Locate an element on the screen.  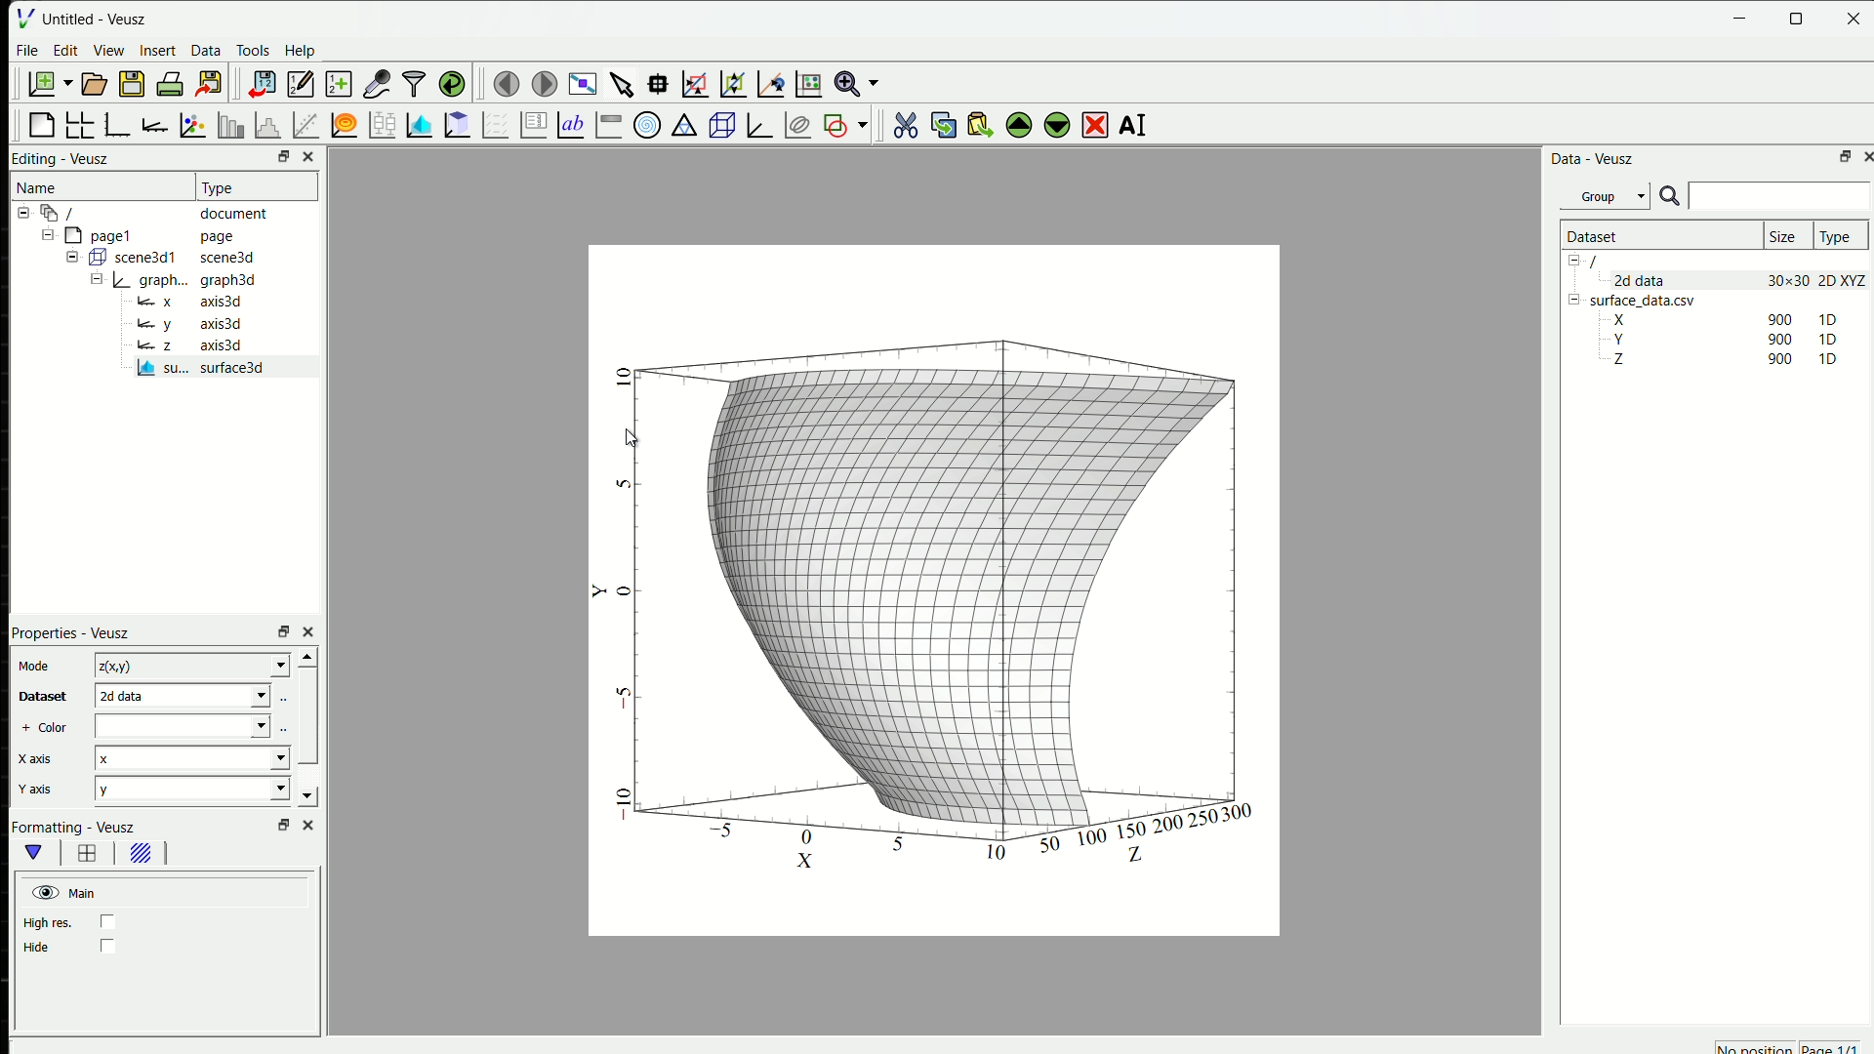
page1 is located at coordinates (99, 235).